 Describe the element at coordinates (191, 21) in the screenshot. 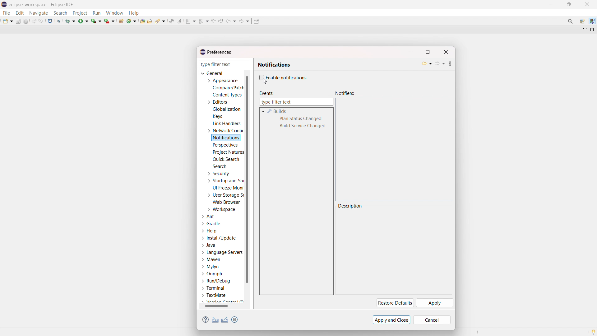

I see `next annotation` at that location.